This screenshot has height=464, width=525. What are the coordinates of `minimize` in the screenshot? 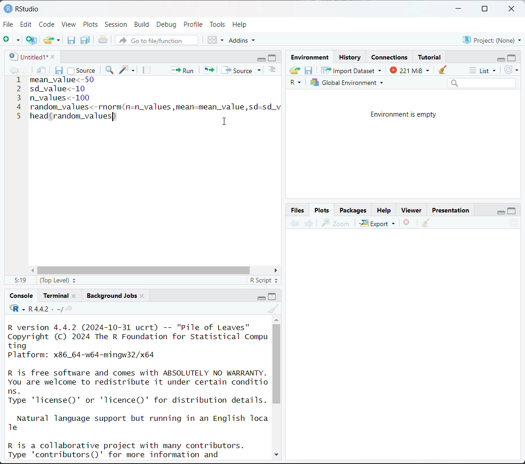 It's located at (499, 211).